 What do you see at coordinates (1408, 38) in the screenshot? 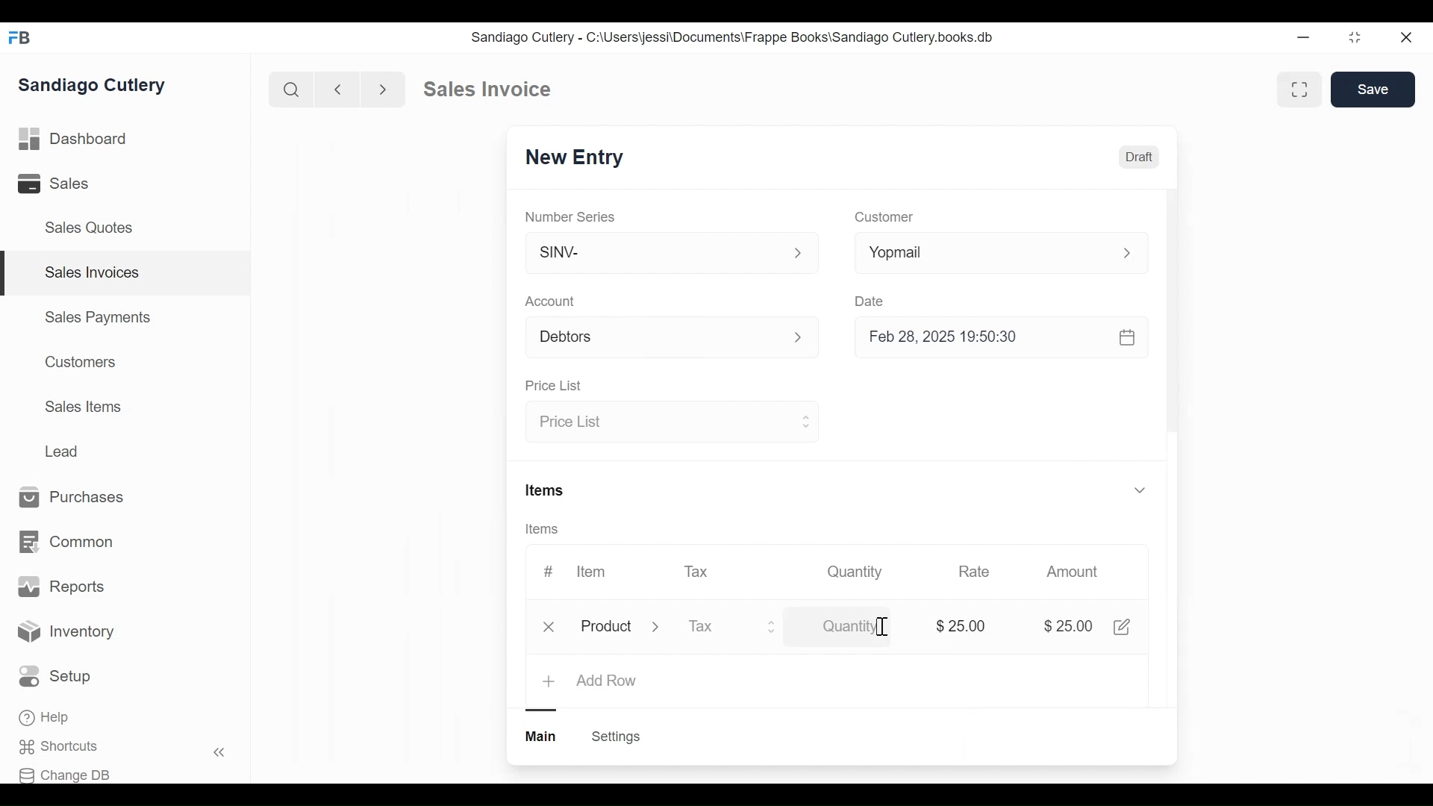
I see `close` at bounding box center [1408, 38].